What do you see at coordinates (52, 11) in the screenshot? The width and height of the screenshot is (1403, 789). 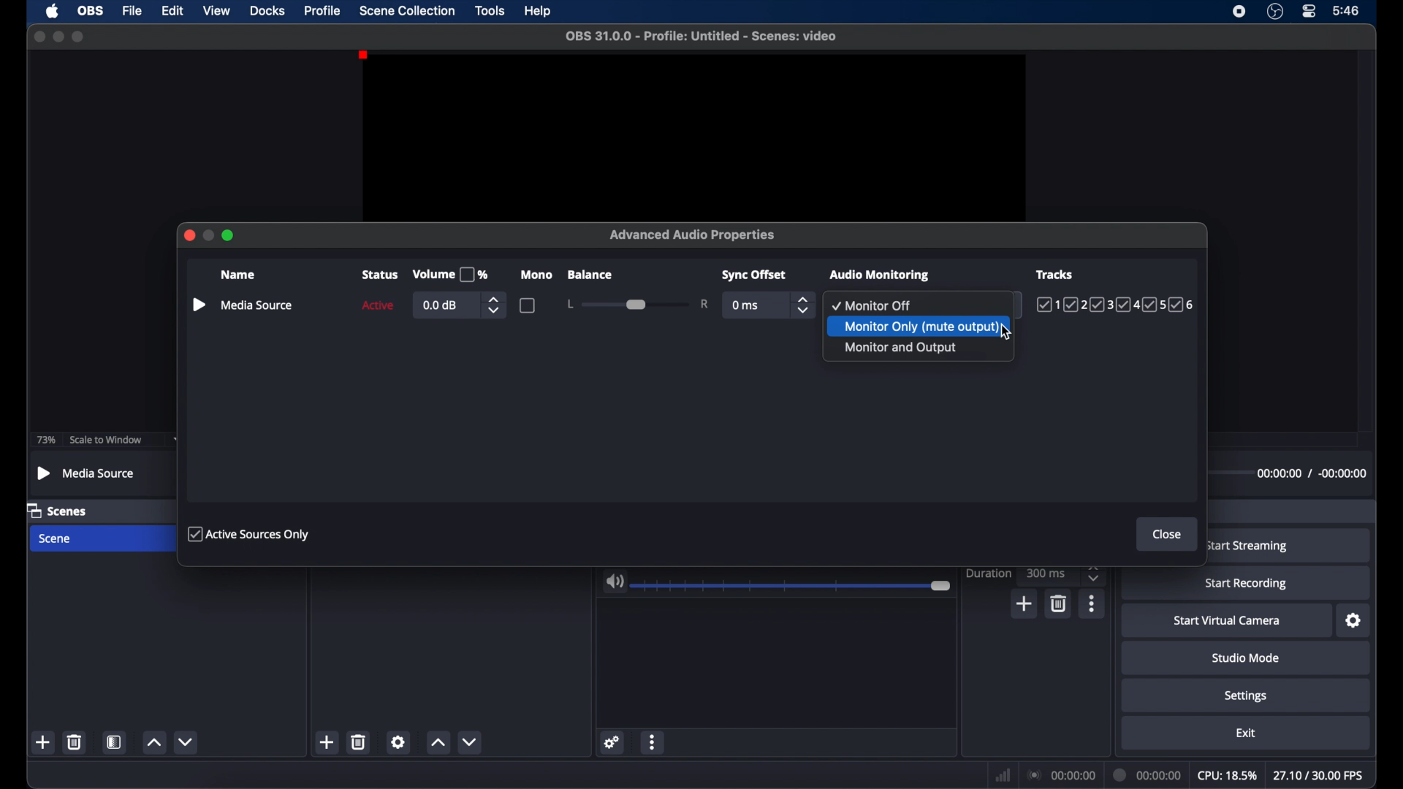 I see `apple icon` at bounding box center [52, 11].